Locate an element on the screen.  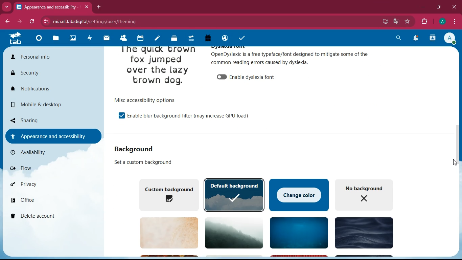
friends is located at coordinates (122, 38).